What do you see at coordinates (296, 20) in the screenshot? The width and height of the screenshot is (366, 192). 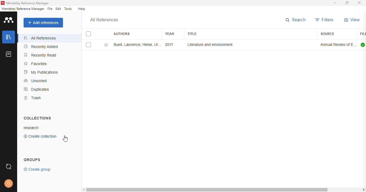 I see `search` at bounding box center [296, 20].